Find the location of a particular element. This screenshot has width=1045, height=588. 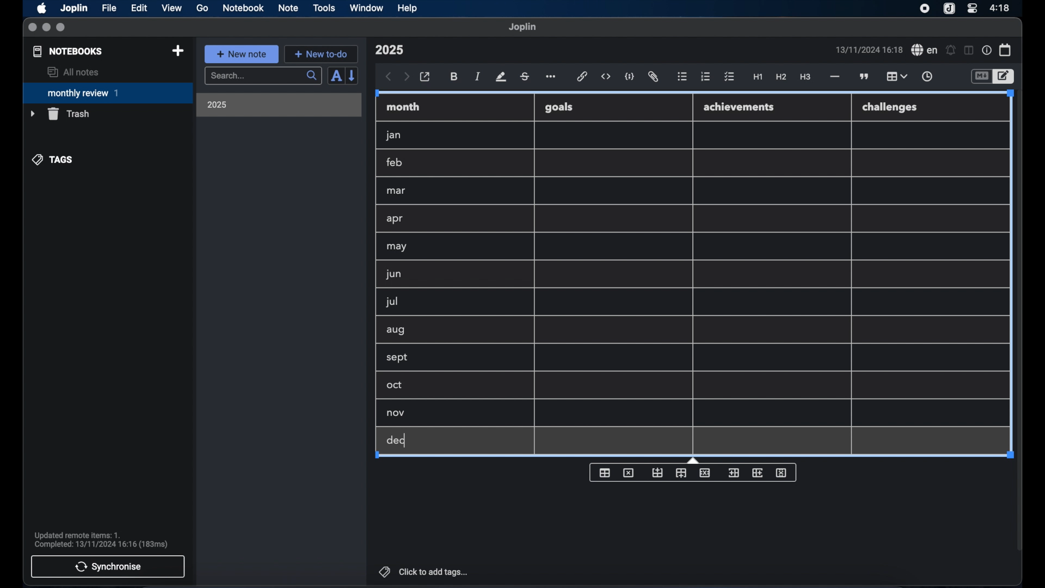

joplin is located at coordinates (522, 27).